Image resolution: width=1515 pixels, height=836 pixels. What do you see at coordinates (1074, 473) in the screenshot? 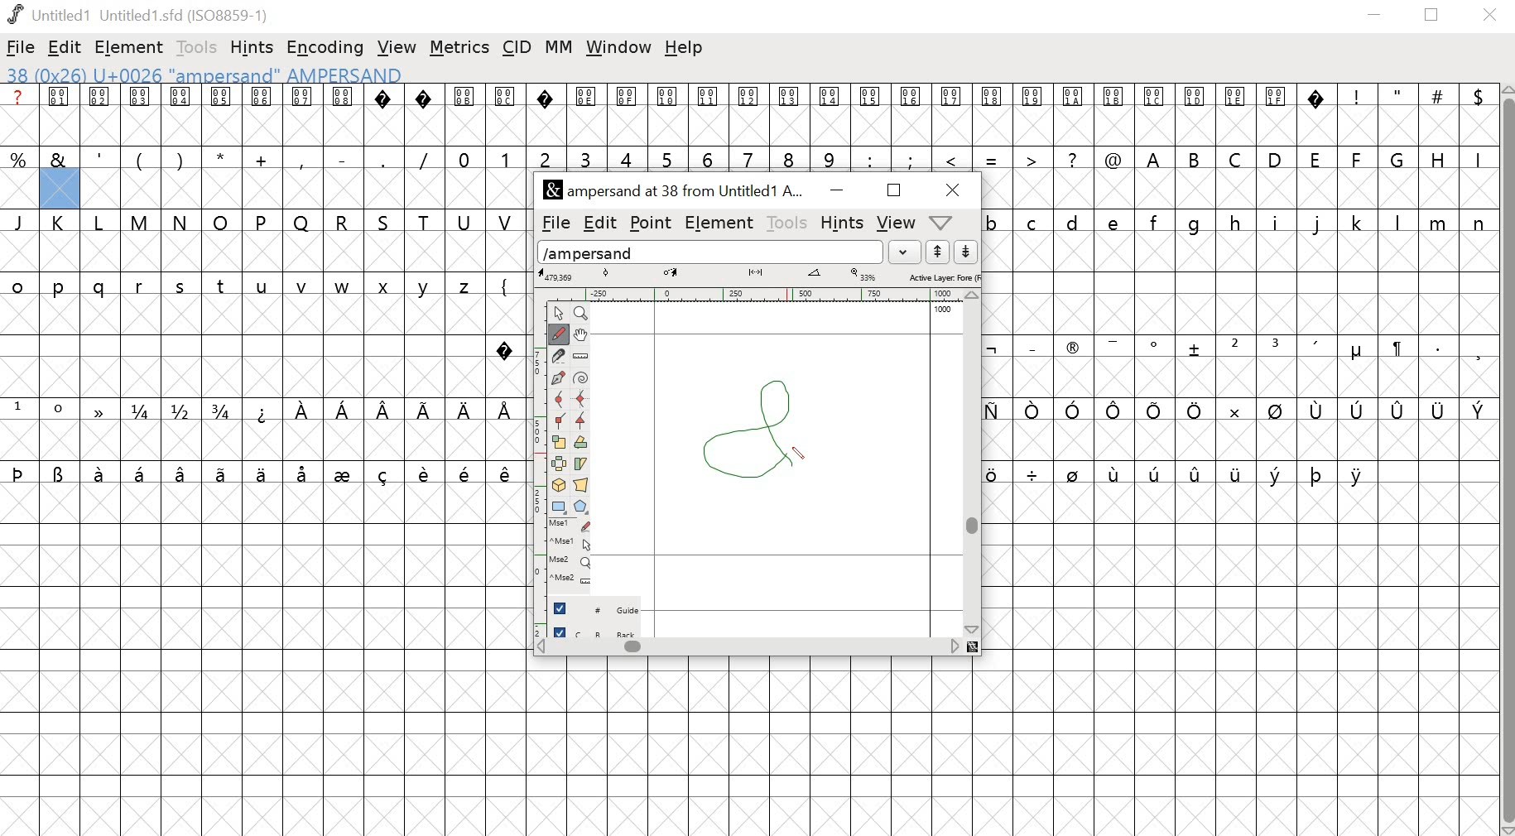
I see `symbol` at bounding box center [1074, 473].